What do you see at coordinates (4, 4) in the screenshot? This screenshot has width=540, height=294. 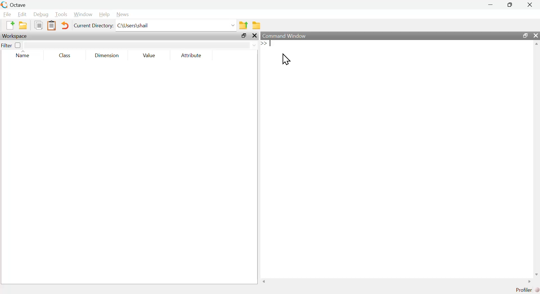 I see `octave logo` at bounding box center [4, 4].